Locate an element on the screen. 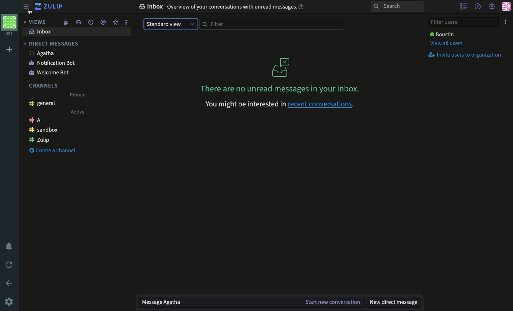 Image resolution: width=513 pixels, height=311 pixels. Filter is located at coordinates (269, 24).